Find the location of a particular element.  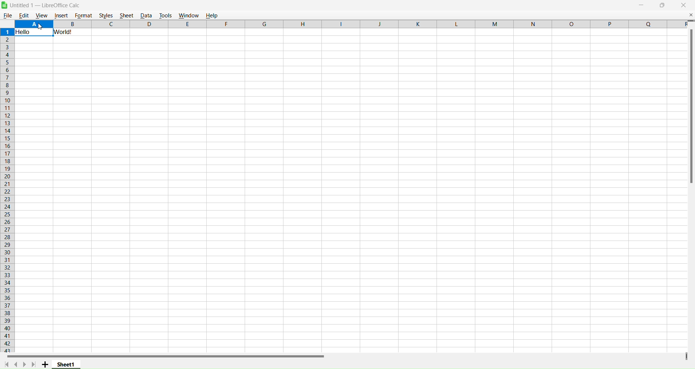

First Slide is located at coordinates (7, 364).